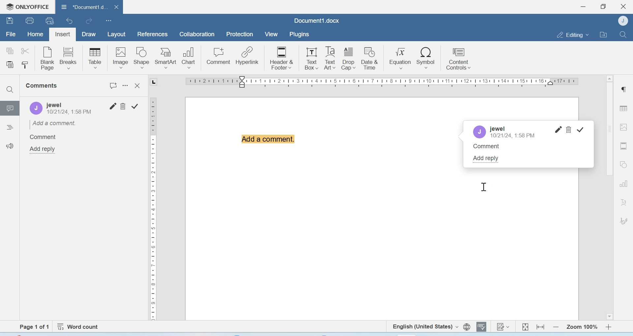 The width and height of the screenshot is (633, 336). I want to click on Track changes, so click(502, 326).